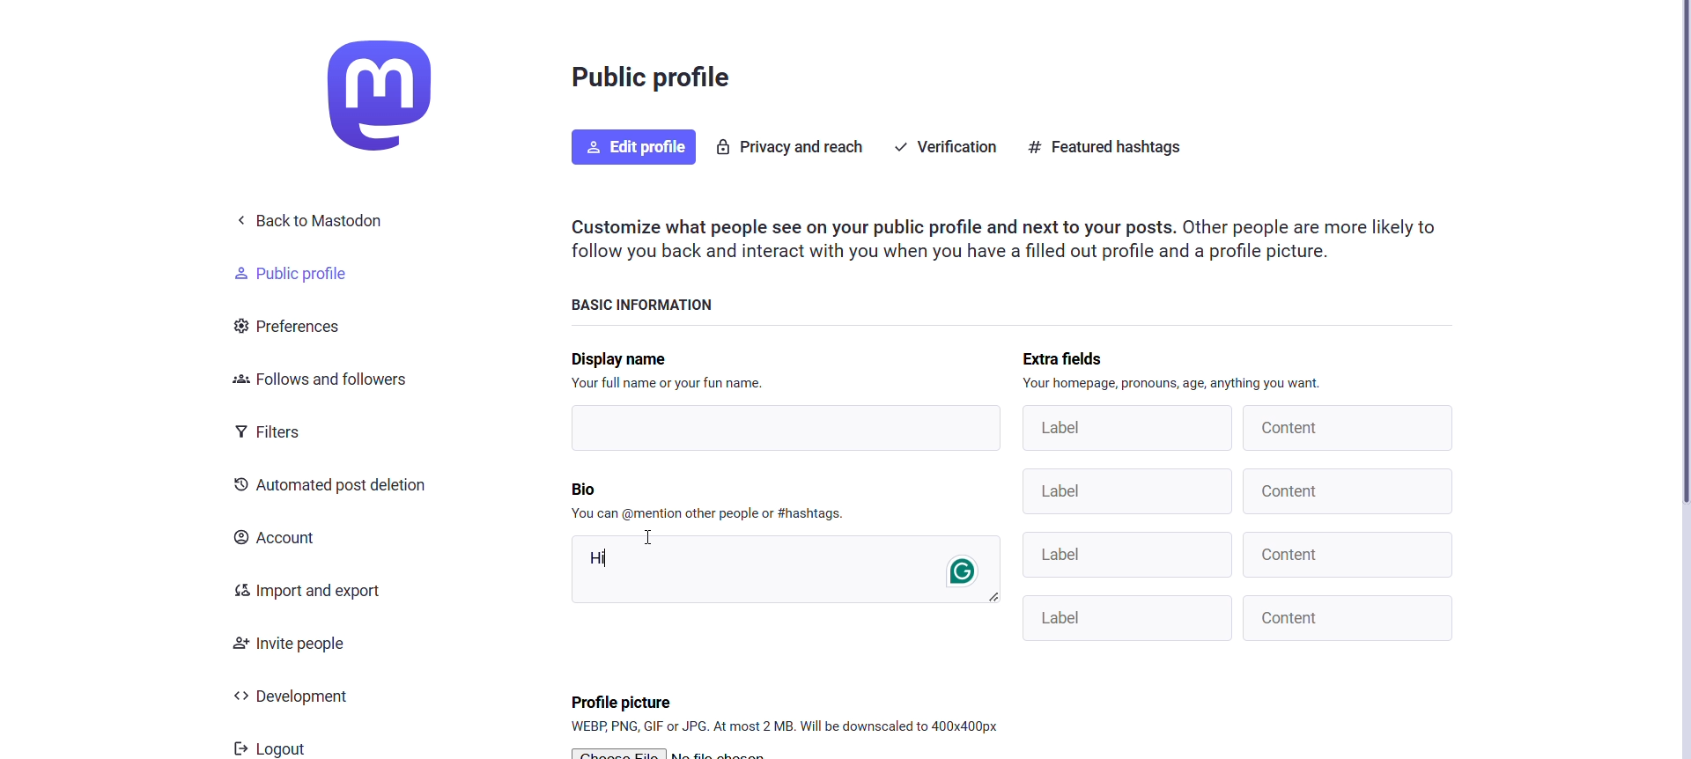 The height and width of the screenshot is (759, 1691). Describe the element at coordinates (1011, 239) in the screenshot. I see `Customize what people see on your public profile and next to your posts. Other people are more likely to
follow you back and interact with you when you have a filled out profile and a profile picture.` at that location.